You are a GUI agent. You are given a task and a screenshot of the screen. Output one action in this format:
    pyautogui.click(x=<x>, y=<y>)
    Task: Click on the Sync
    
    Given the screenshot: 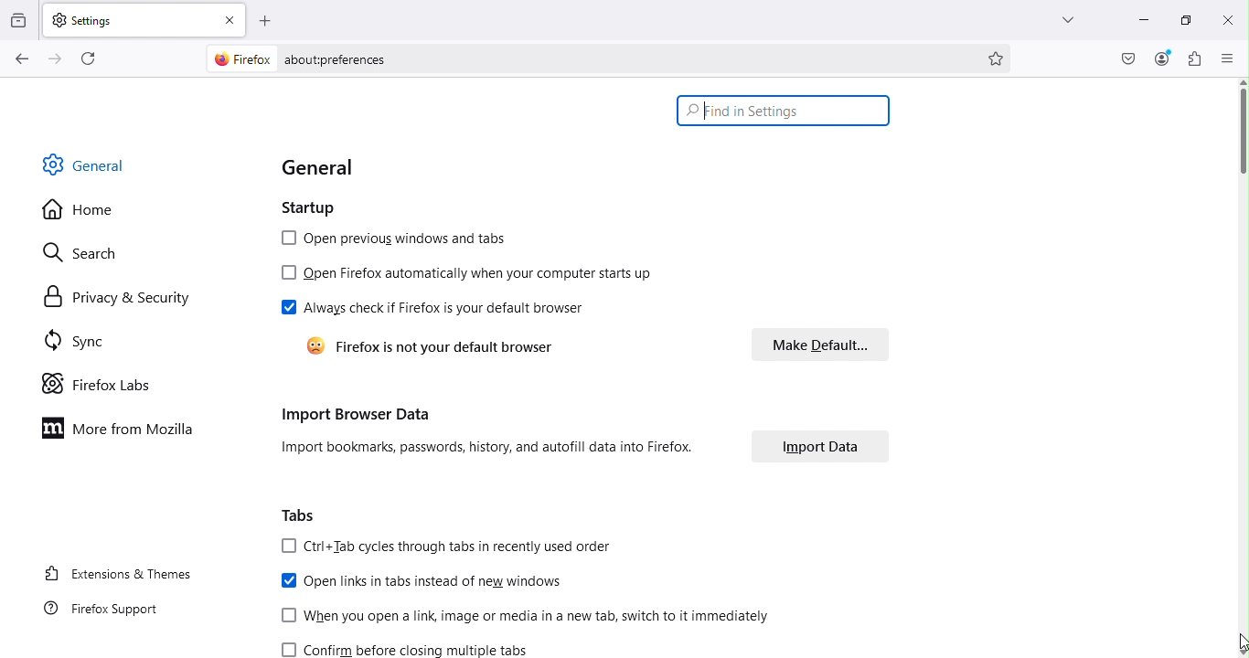 What is the action you would take?
    pyautogui.click(x=101, y=344)
    